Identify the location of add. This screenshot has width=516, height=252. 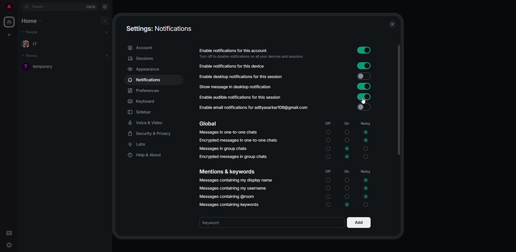
(105, 21).